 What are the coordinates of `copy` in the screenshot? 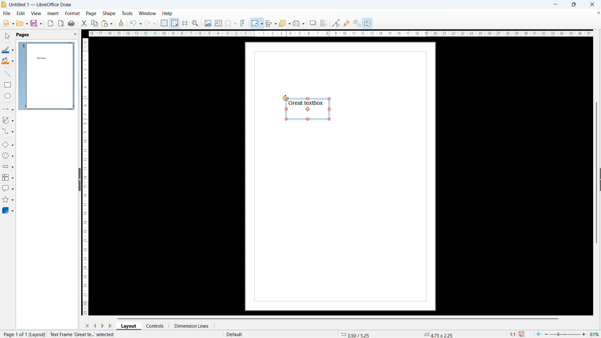 It's located at (94, 23).